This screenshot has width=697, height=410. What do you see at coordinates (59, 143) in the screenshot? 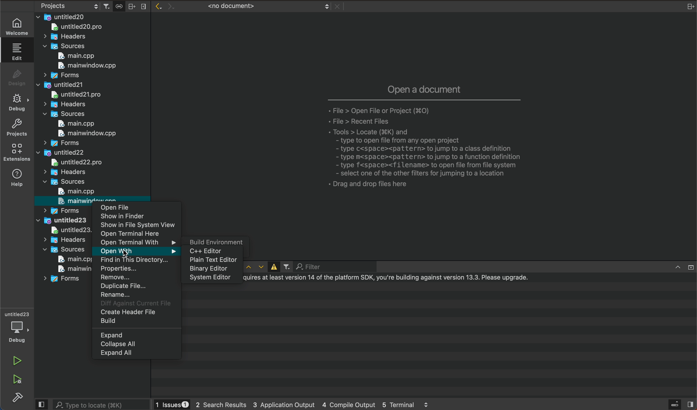
I see `forms` at bounding box center [59, 143].